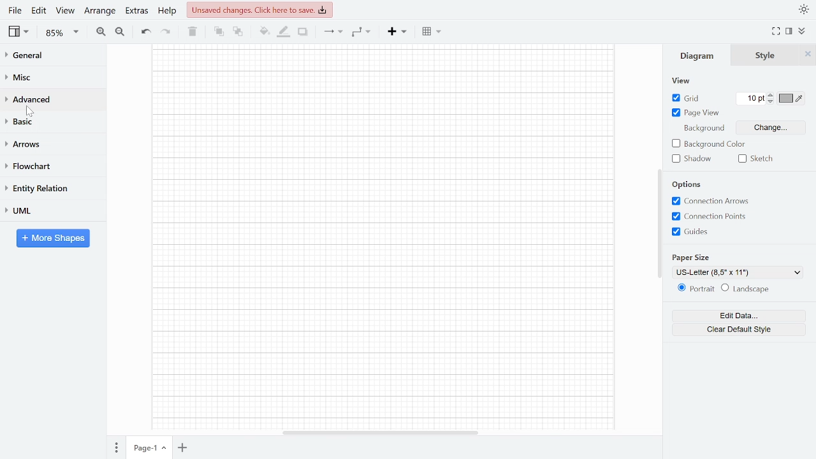 This screenshot has width=816, height=459. I want to click on More shapes, so click(53, 238).